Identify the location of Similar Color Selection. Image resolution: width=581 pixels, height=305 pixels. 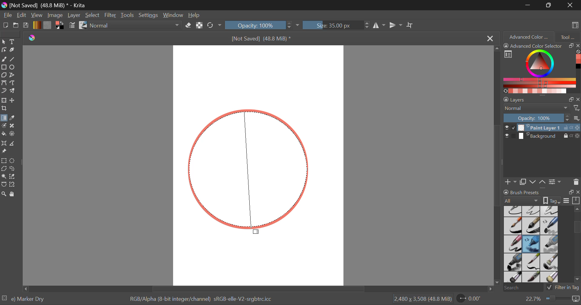
(14, 177).